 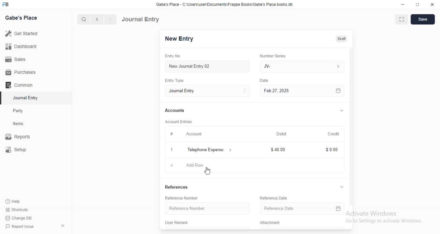 What do you see at coordinates (17, 149) in the screenshot?
I see `Setup` at bounding box center [17, 149].